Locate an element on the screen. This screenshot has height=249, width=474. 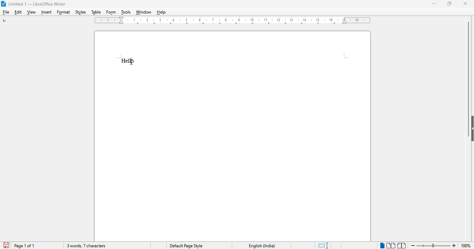
single-page view is located at coordinates (382, 246).